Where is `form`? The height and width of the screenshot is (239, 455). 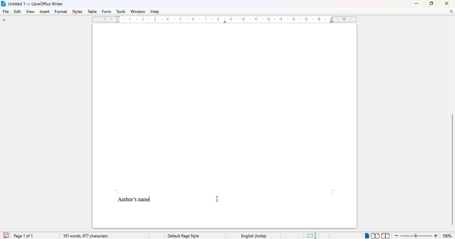
form is located at coordinates (106, 12).